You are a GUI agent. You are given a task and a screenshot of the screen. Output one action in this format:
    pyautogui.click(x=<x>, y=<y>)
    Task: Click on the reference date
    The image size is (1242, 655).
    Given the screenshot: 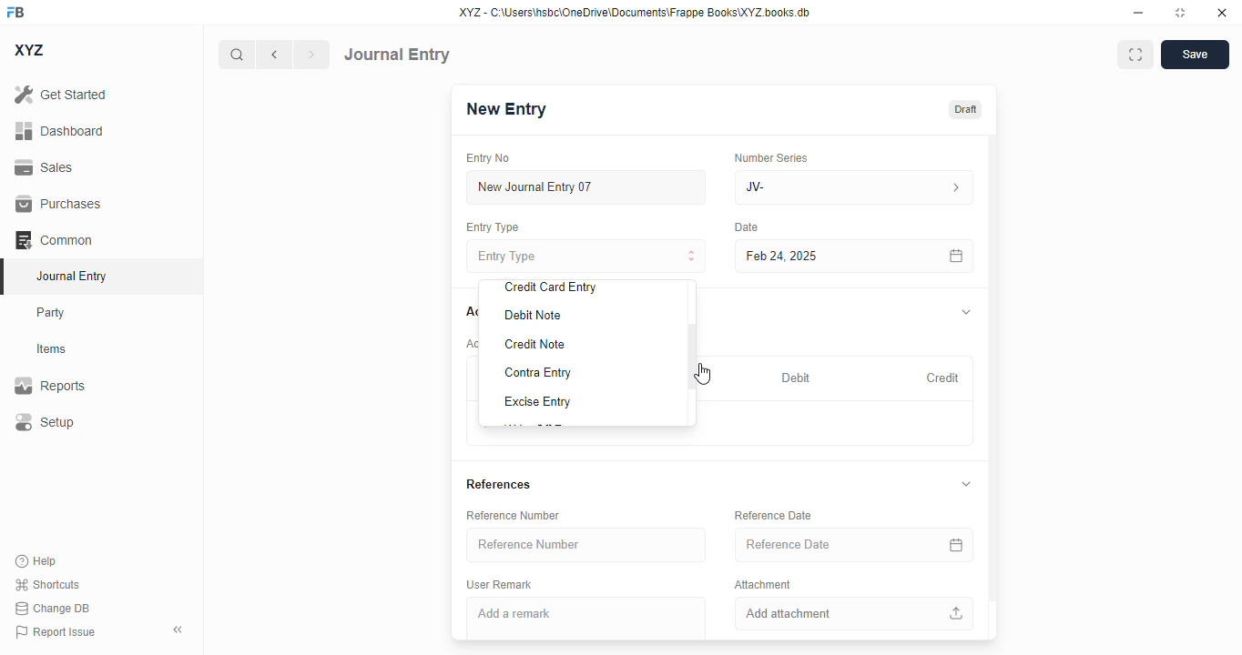 What is the action you would take?
    pyautogui.click(x=817, y=544)
    